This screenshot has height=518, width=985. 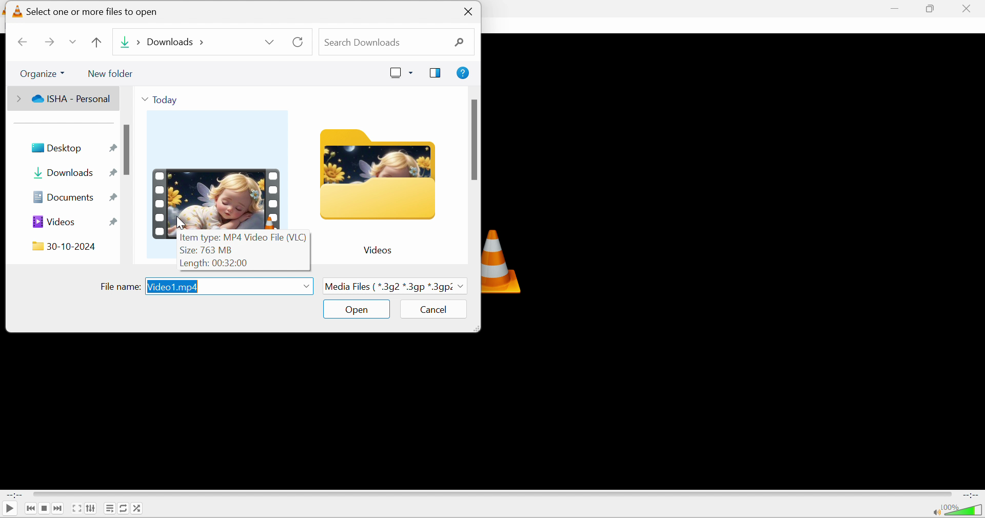 What do you see at coordinates (402, 73) in the screenshot?
I see `Change your view` at bounding box center [402, 73].